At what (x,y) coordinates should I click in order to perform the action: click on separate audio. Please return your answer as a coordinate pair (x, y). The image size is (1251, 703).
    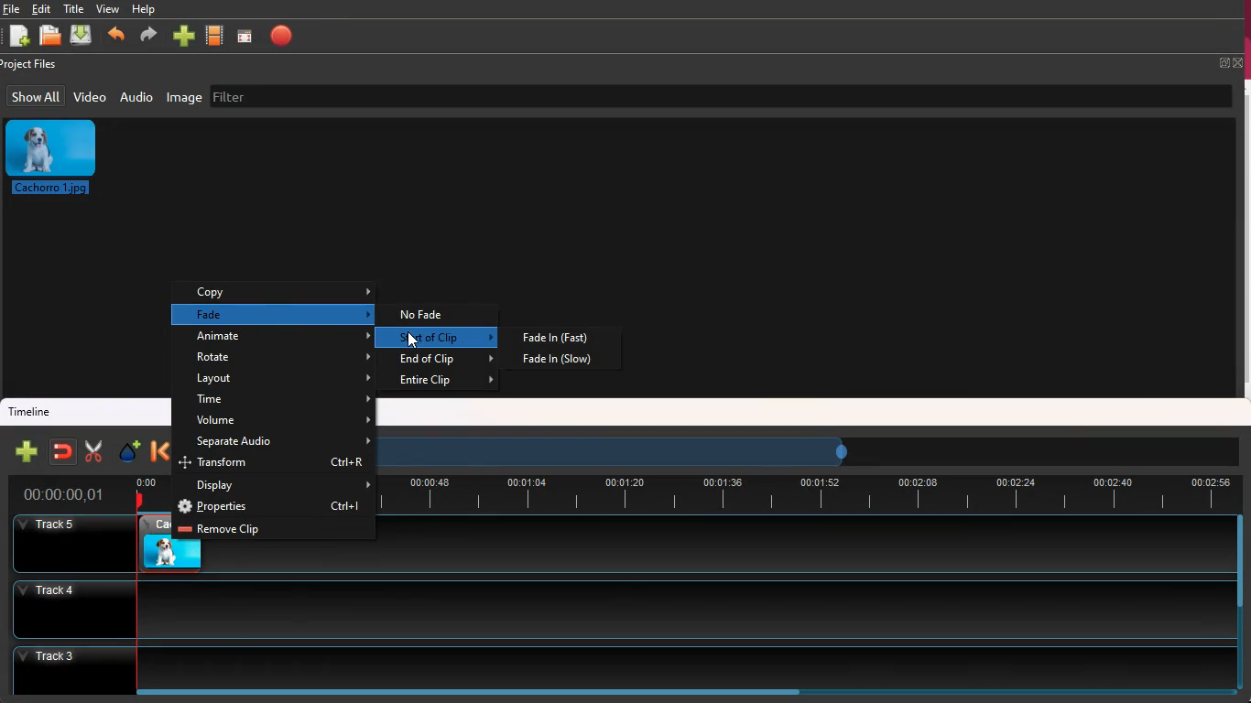
    Looking at the image, I should click on (276, 442).